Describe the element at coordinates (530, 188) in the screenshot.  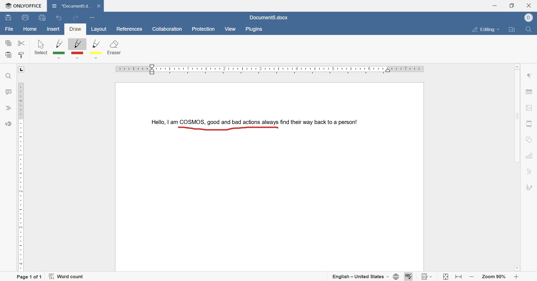
I see `signature settings` at that location.